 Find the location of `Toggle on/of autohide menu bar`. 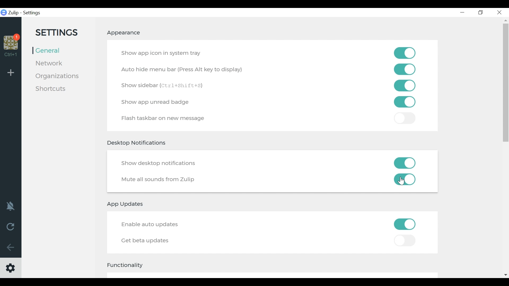

Toggle on/of autohide menu bar is located at coordinates (405, 69).